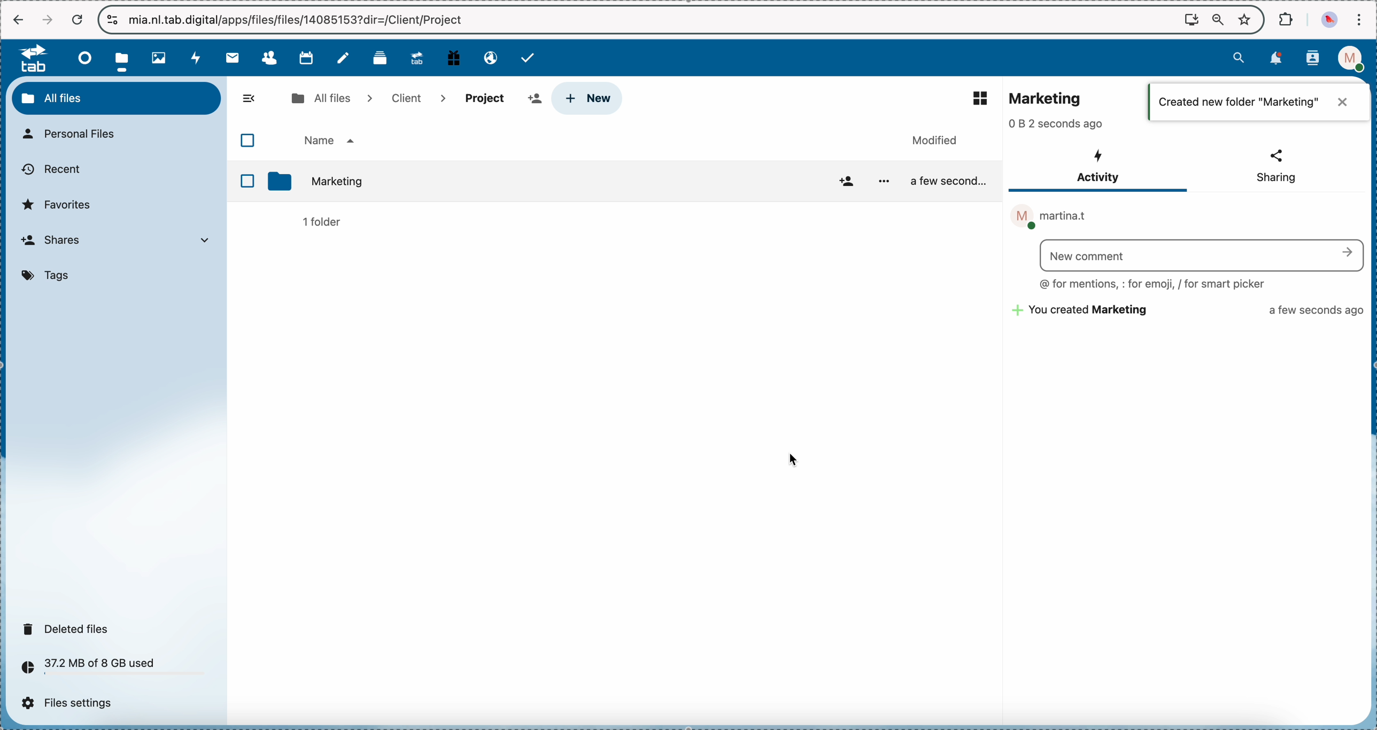 The image size is (1377, 730). I want to click on 1 folder, so click(322, 222).